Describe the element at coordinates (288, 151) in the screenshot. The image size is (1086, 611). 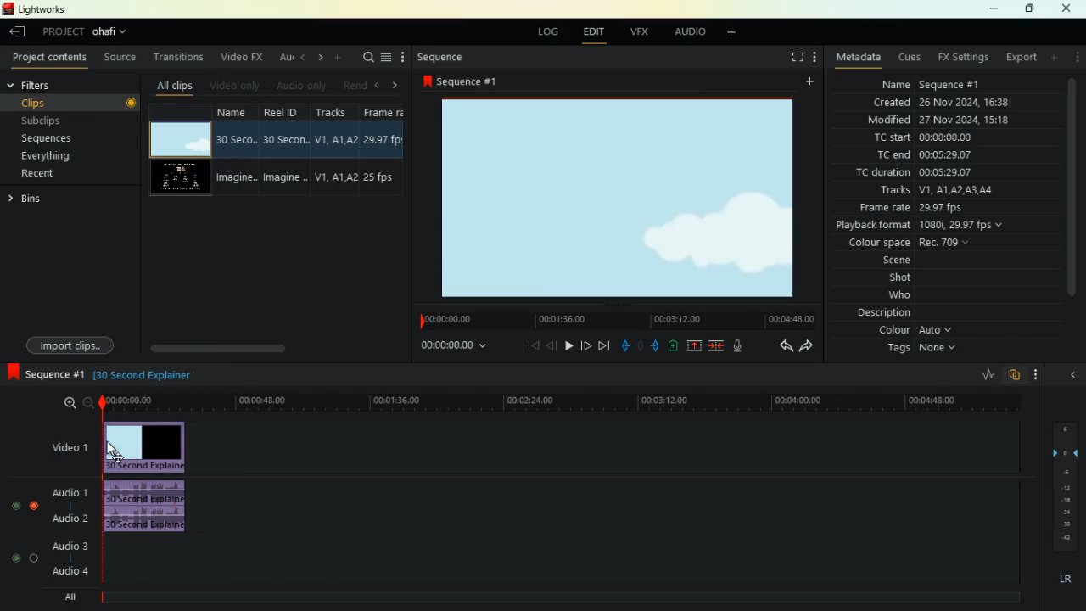
I see `reel id` at that location.